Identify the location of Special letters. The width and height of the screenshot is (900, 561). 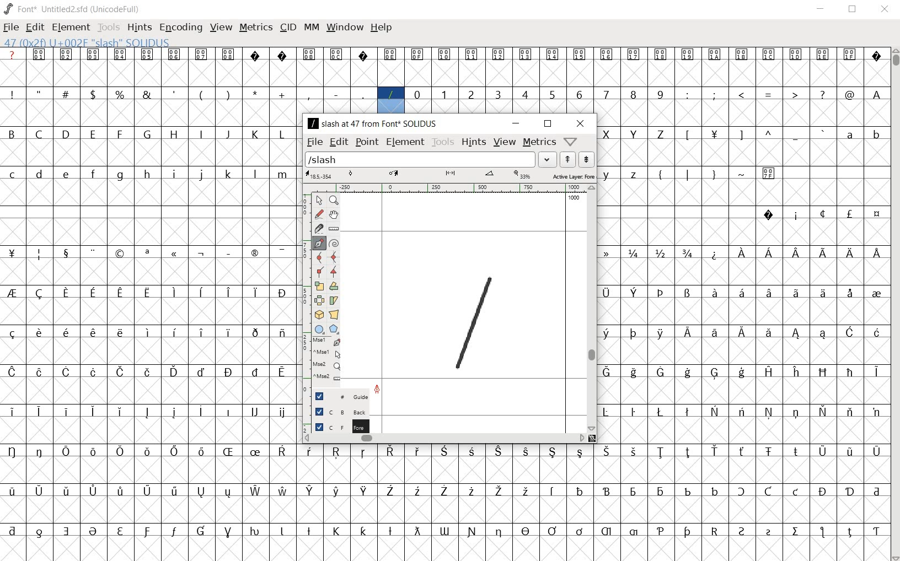
(808, 252).